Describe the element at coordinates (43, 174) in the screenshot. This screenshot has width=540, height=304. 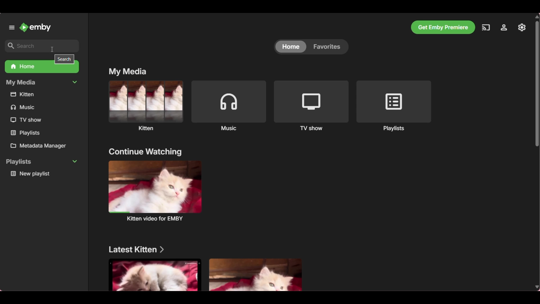
I see `new playlist` at that location.